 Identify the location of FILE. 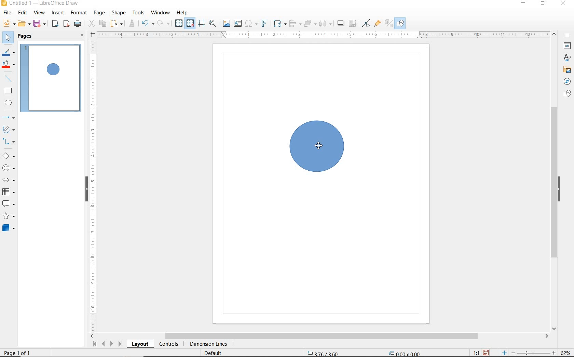
(9, 13).